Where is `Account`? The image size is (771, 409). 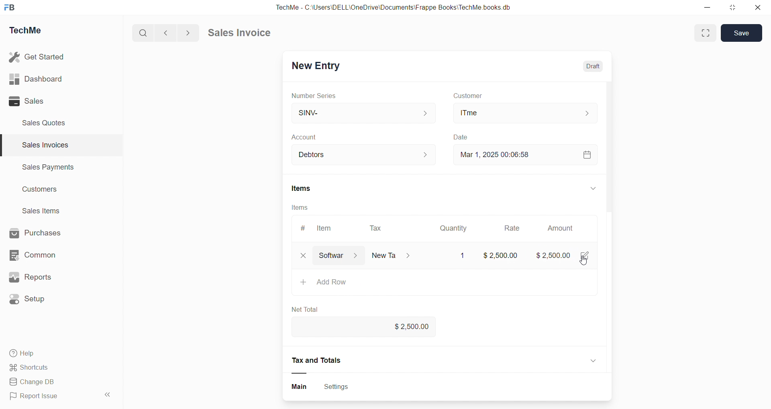
Account is located at coordinates (316, 155).